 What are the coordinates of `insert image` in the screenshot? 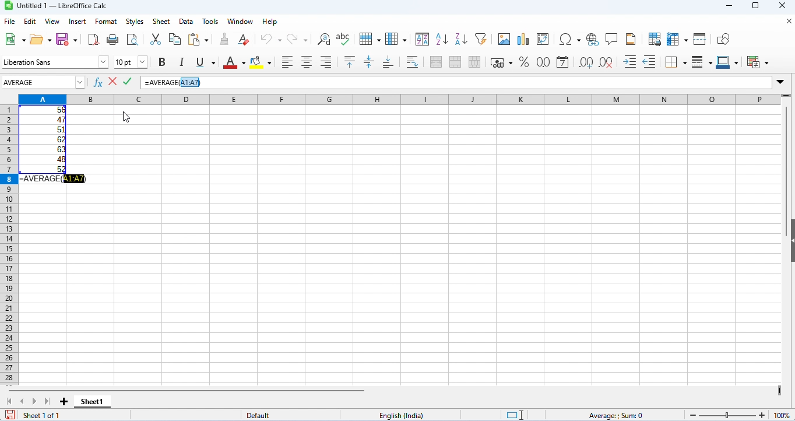 It's located at (504, 39).